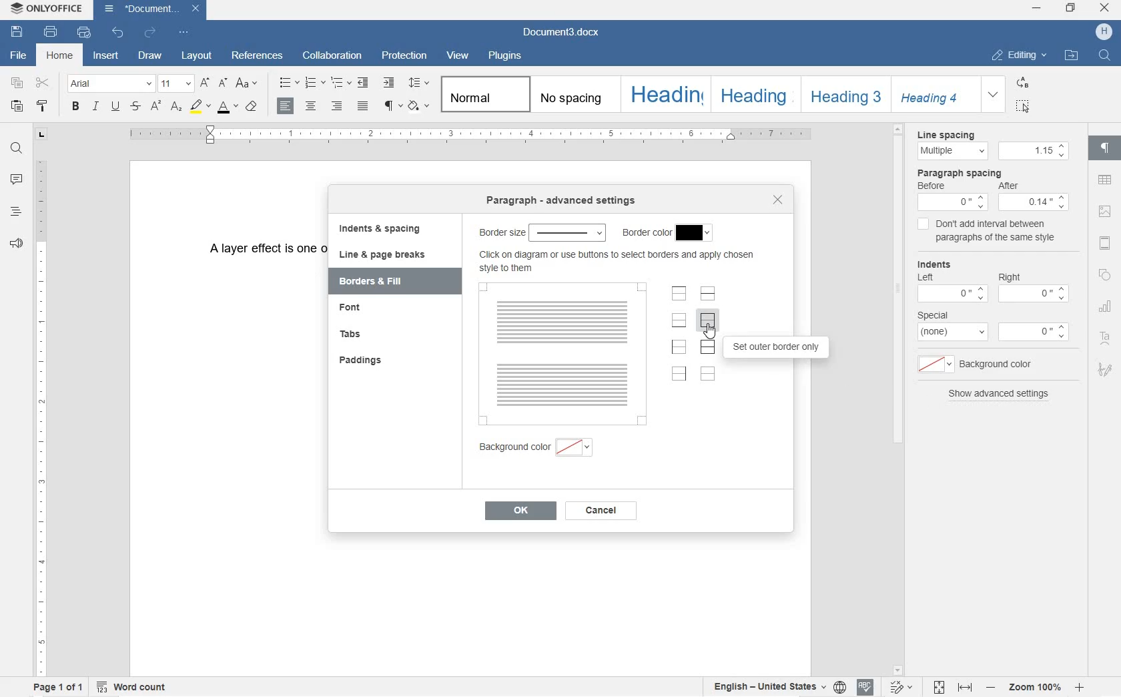  Describe the element at coordinates (780, 349) in the screenshot. I see `set outer border only` at that location.